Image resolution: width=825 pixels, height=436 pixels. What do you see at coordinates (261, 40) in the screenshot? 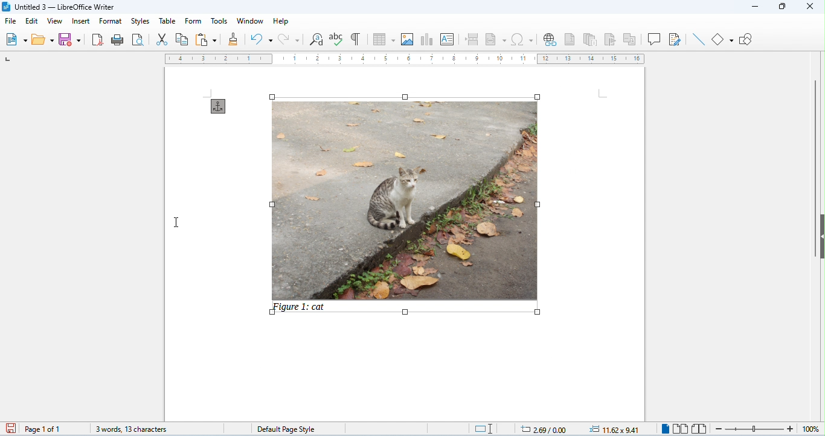
I see `undo` at bounding box center [261, 40].